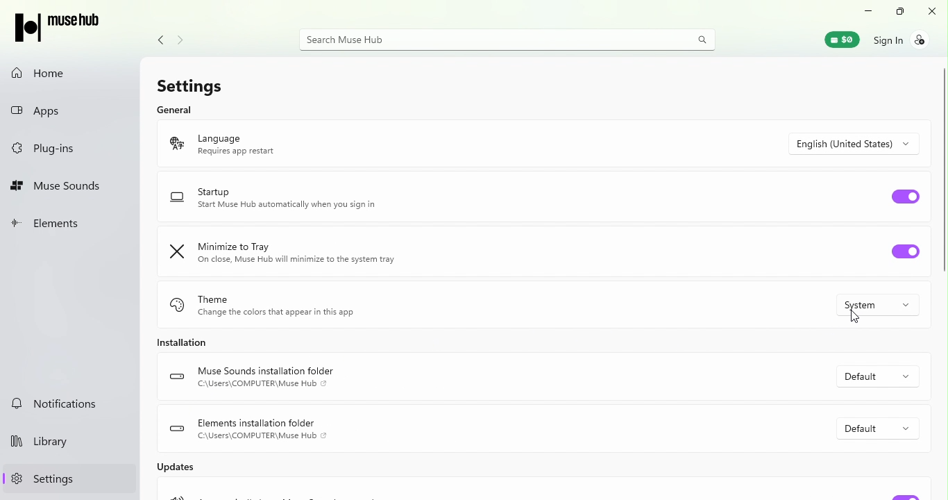  What do you see at coordinates (178, 110) in the screenshot?
I see `General` at bounding box center [178, 110].